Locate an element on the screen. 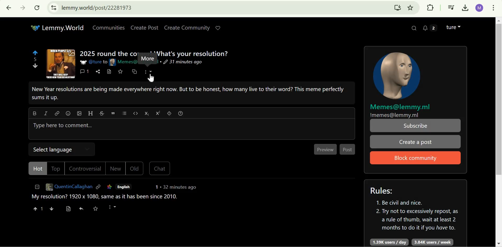 Image resolution: width=502 pixels, height=247 pixels. !memes@lemmy.ml is located at coordinates (395, 115).